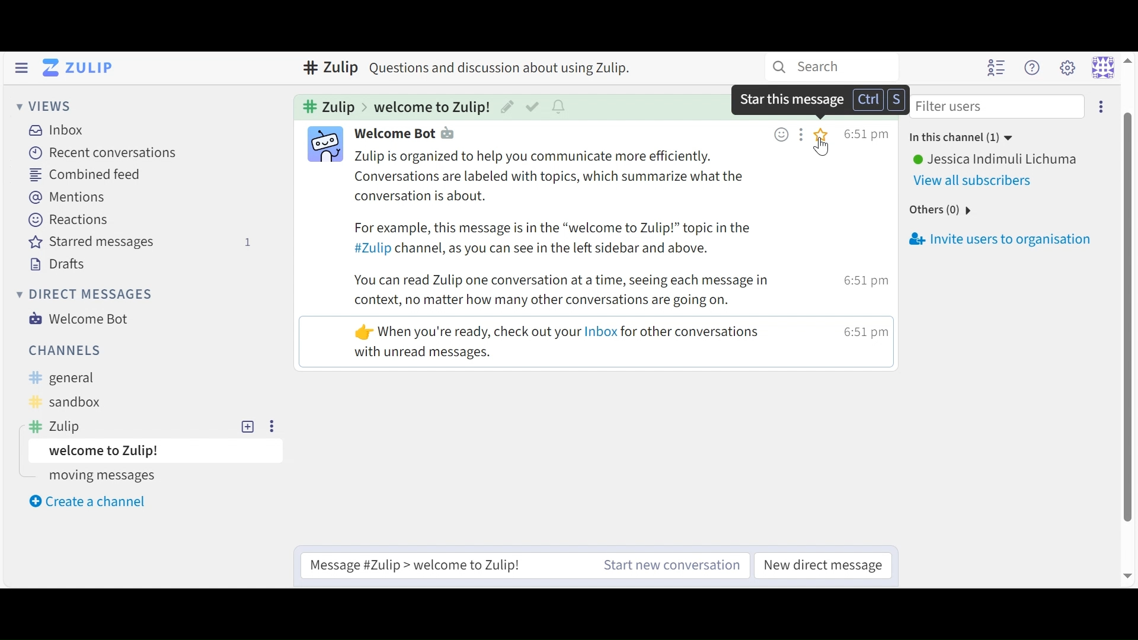  Describe the element at coordinates (248, 427) in the screenshot. I see `Add topic` at that location.